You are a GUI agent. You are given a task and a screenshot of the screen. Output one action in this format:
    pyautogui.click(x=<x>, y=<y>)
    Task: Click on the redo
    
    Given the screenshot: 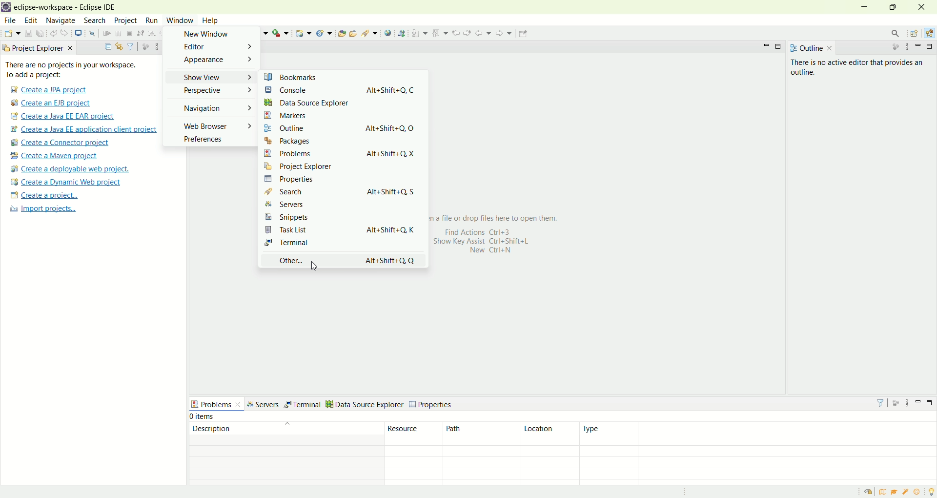 What is the action you would take?
    pyautogui.click(x=64, y=33)
    